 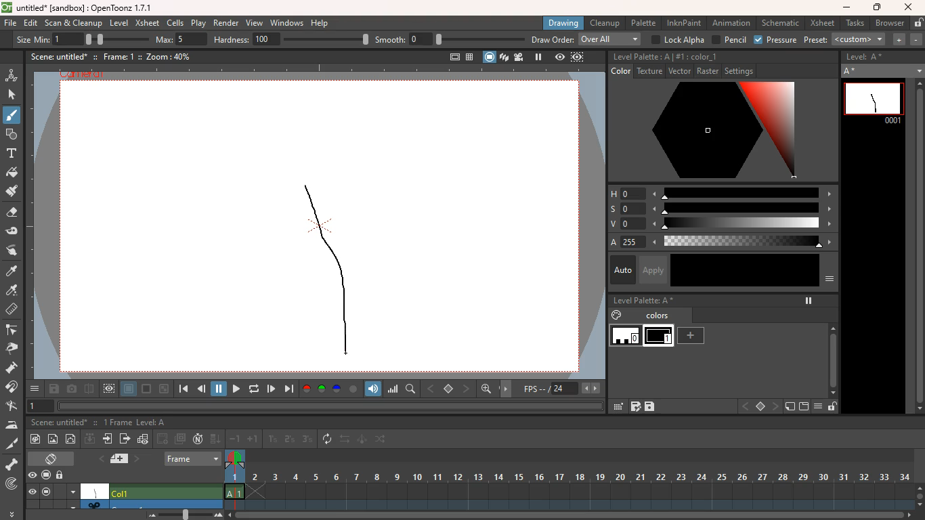 What do you see at coordinates (731, 23) in the screenshot?
I see `animation` at bounding box center [731, 23].